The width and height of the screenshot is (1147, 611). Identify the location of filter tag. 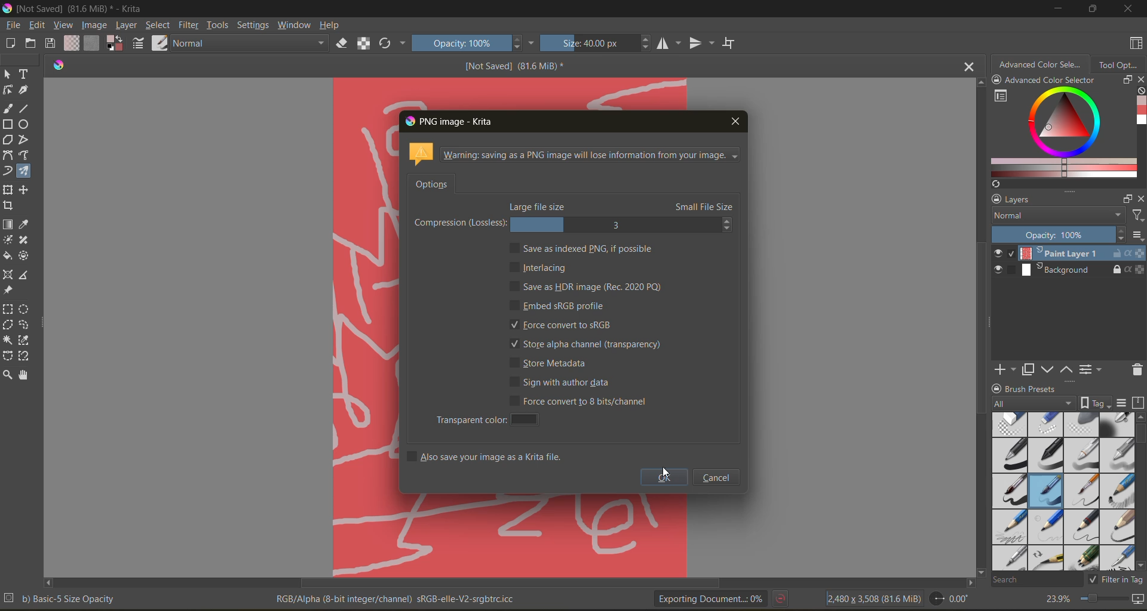
(1114, 579).